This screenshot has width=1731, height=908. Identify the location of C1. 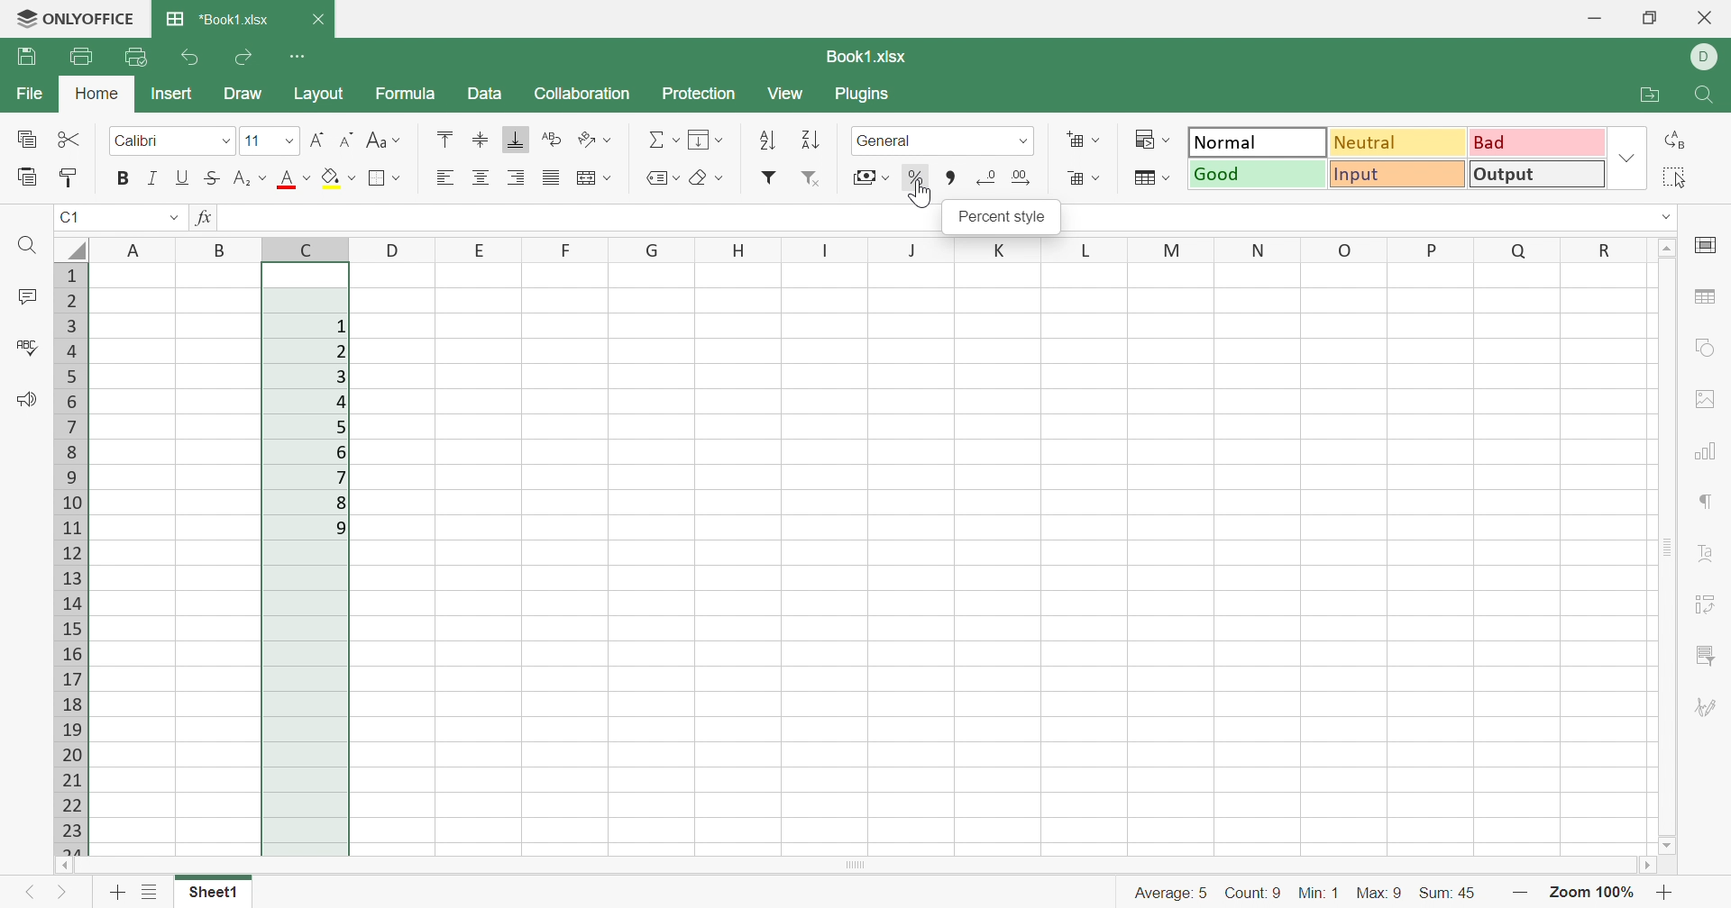
(69, 218).